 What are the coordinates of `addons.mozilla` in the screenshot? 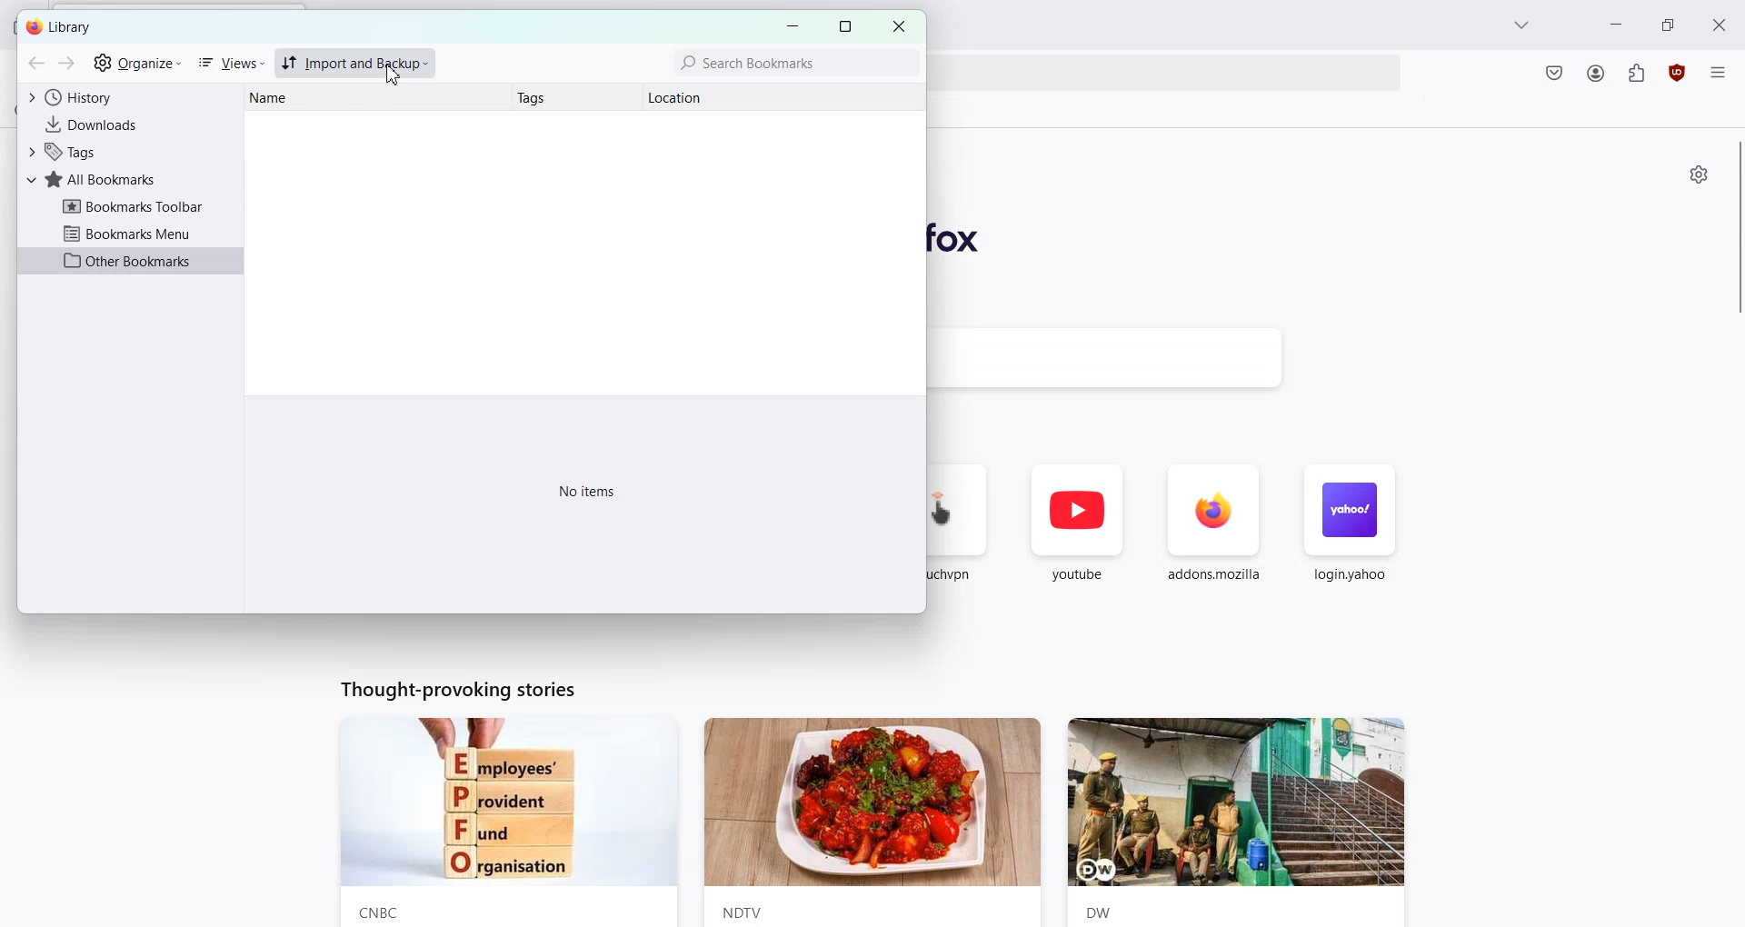 It's located at (1214, 534).